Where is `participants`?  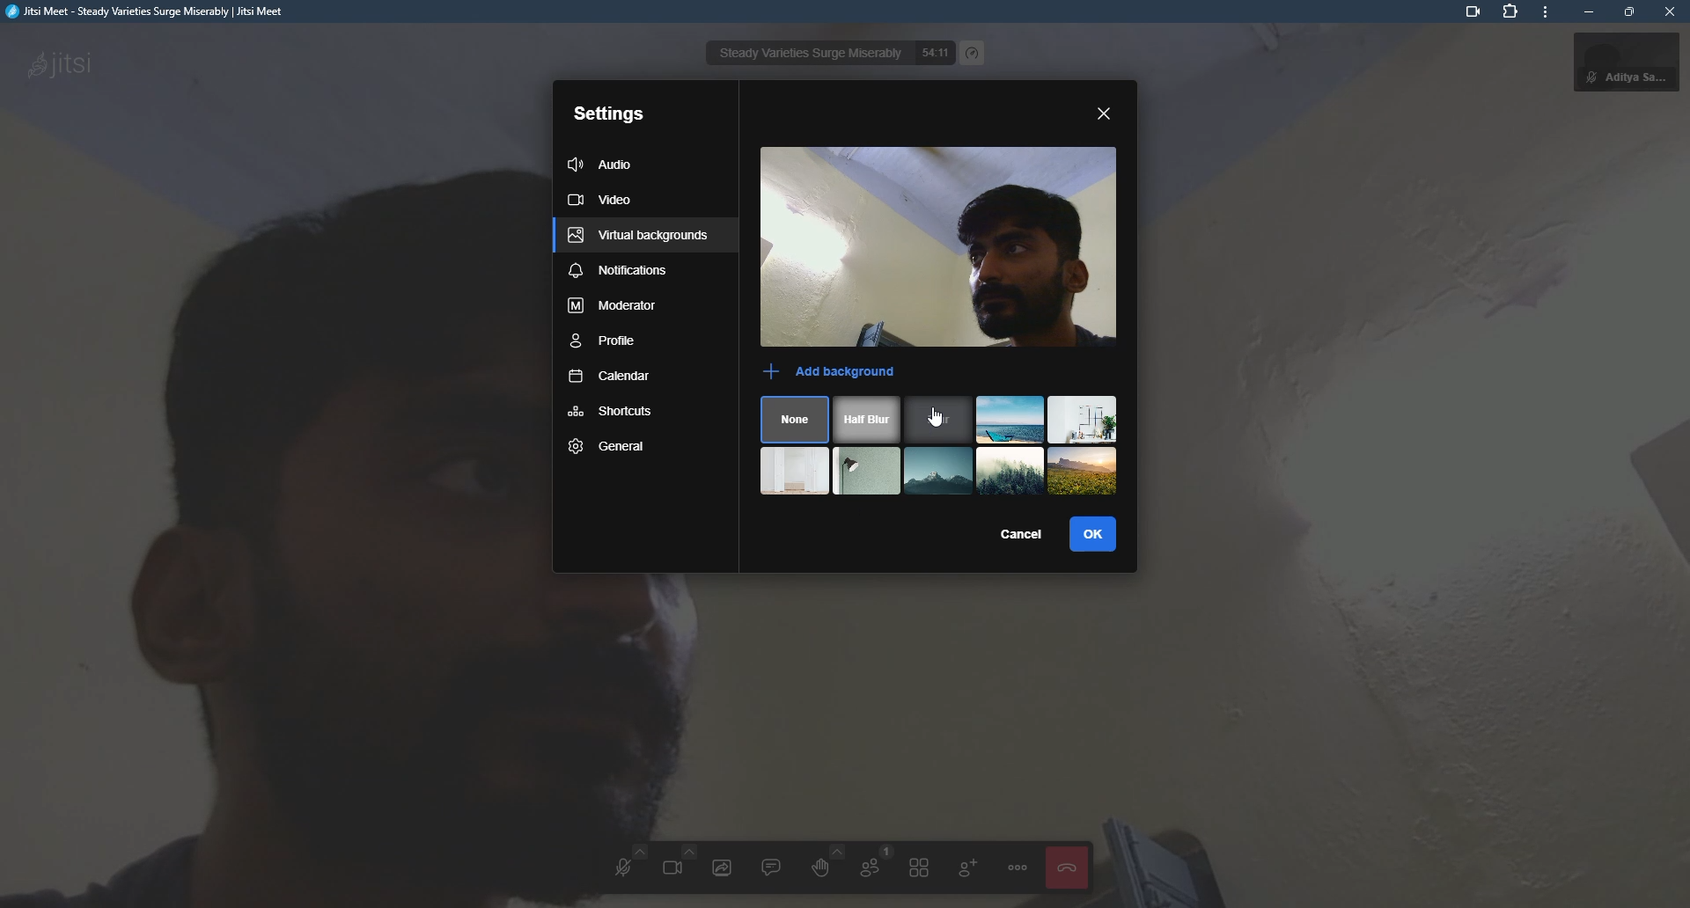
participants is located at coordinates (871, 865).